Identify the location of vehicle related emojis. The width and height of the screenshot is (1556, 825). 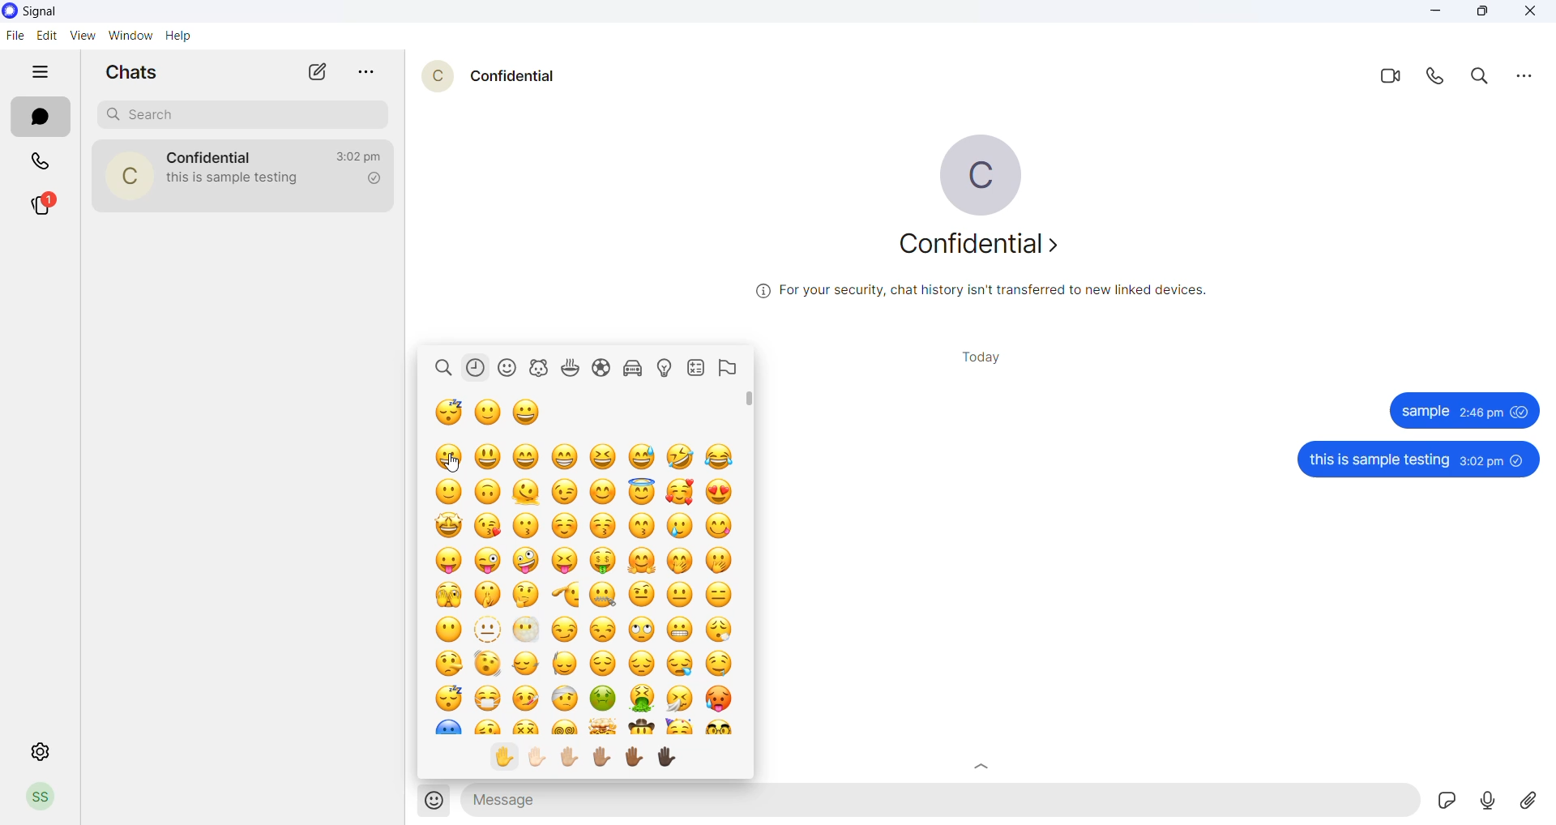
(636, 369).